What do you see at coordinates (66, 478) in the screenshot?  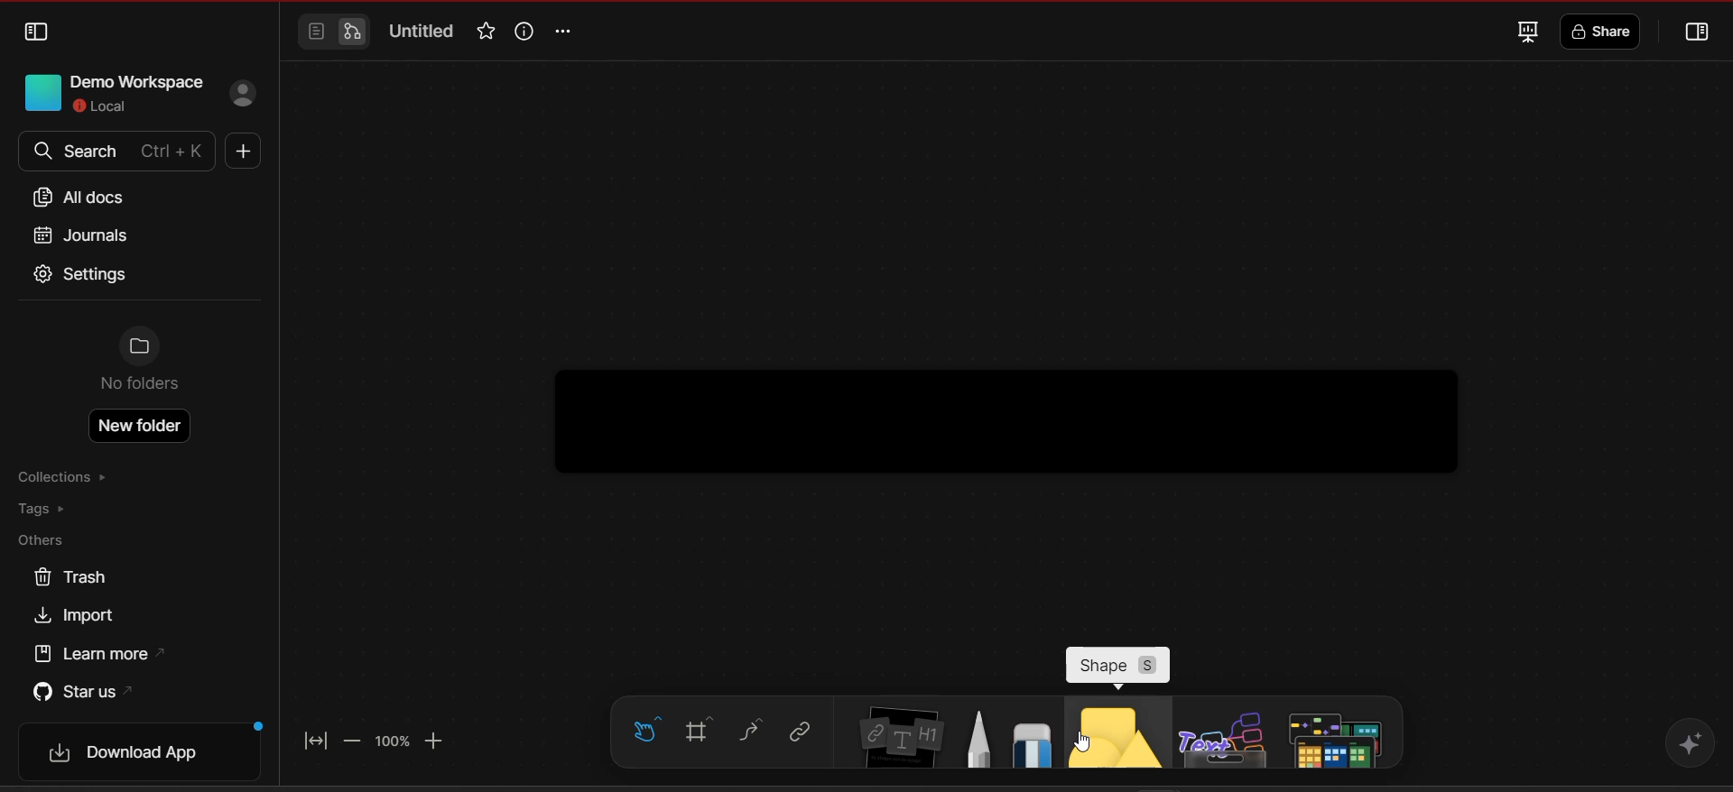 I see `collections` at bounding box center [66, 478].